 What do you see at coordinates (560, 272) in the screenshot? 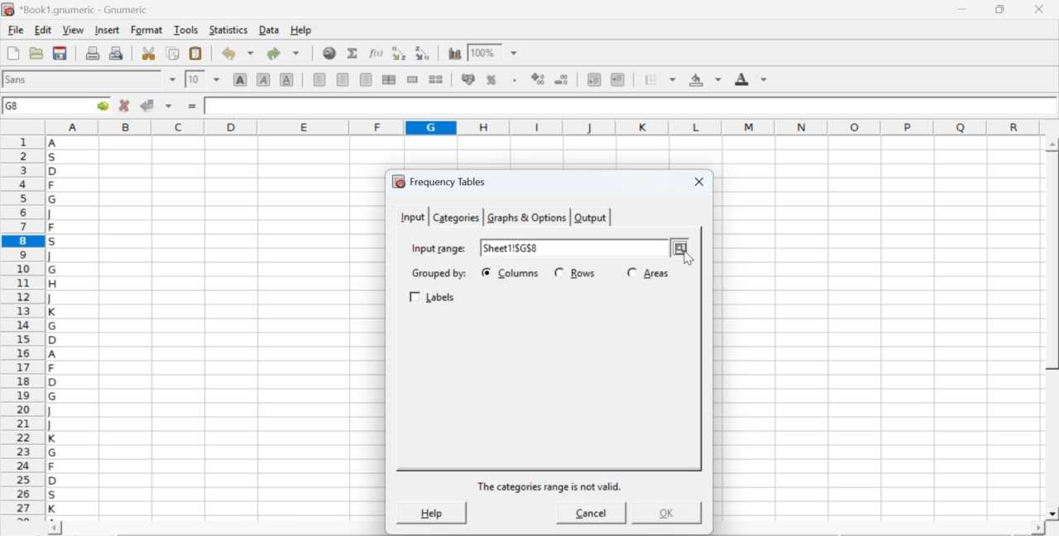
I see `checkbox` at bounding box center [560, 272].